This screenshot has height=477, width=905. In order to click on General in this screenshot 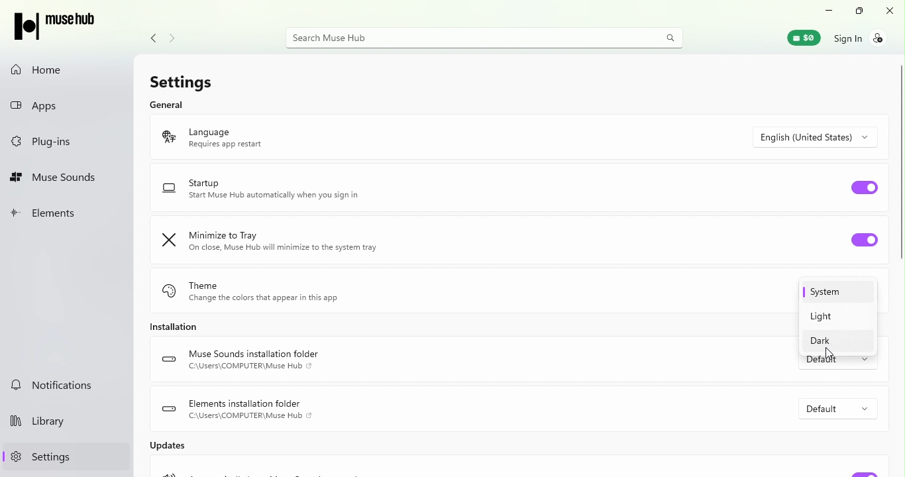, I will do `click(170, 105)`.